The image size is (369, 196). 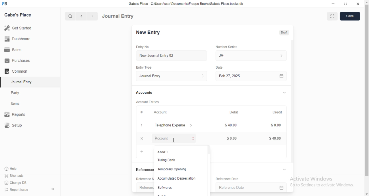 I want to click on Close, so click(x=358, y=4).